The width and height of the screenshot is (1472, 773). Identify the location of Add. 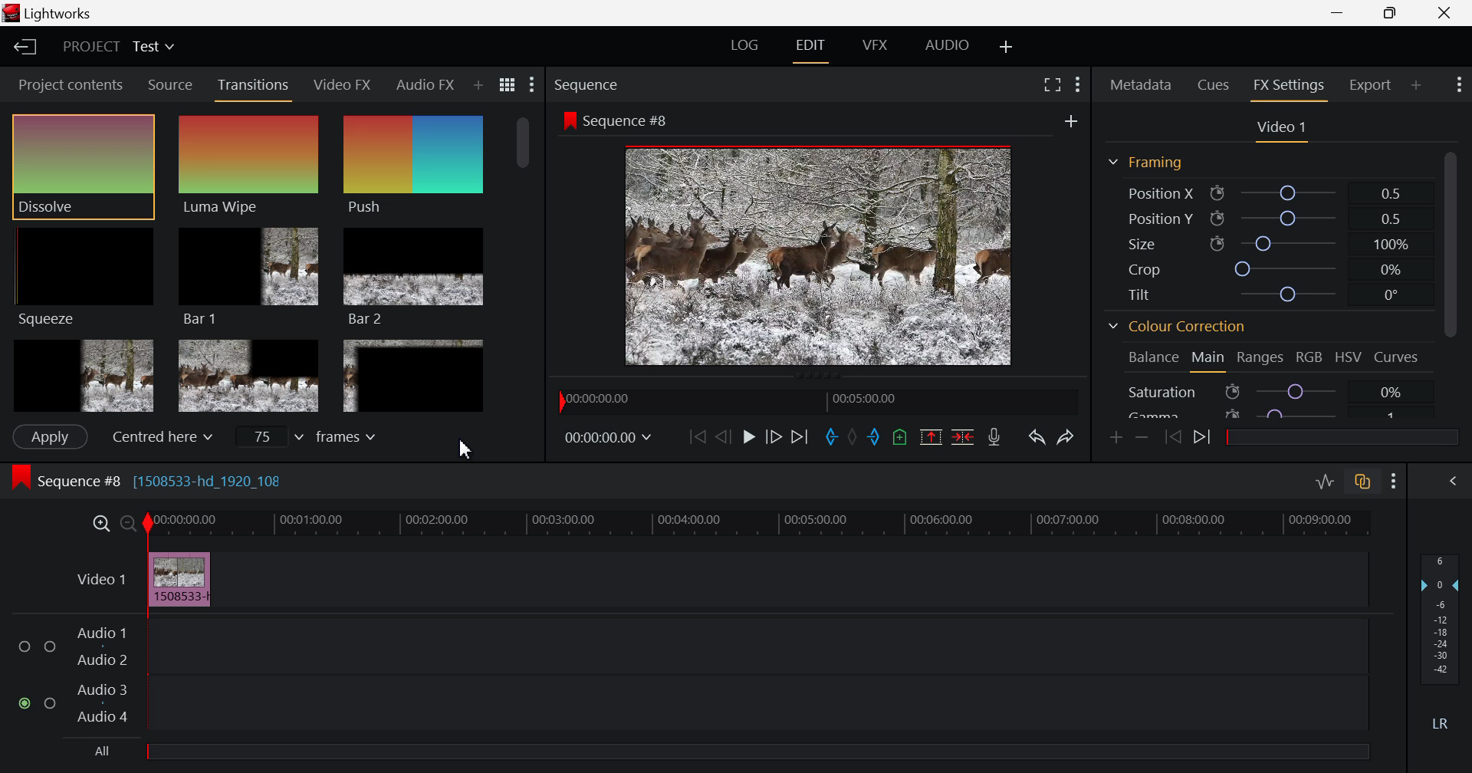
(1068, 121).